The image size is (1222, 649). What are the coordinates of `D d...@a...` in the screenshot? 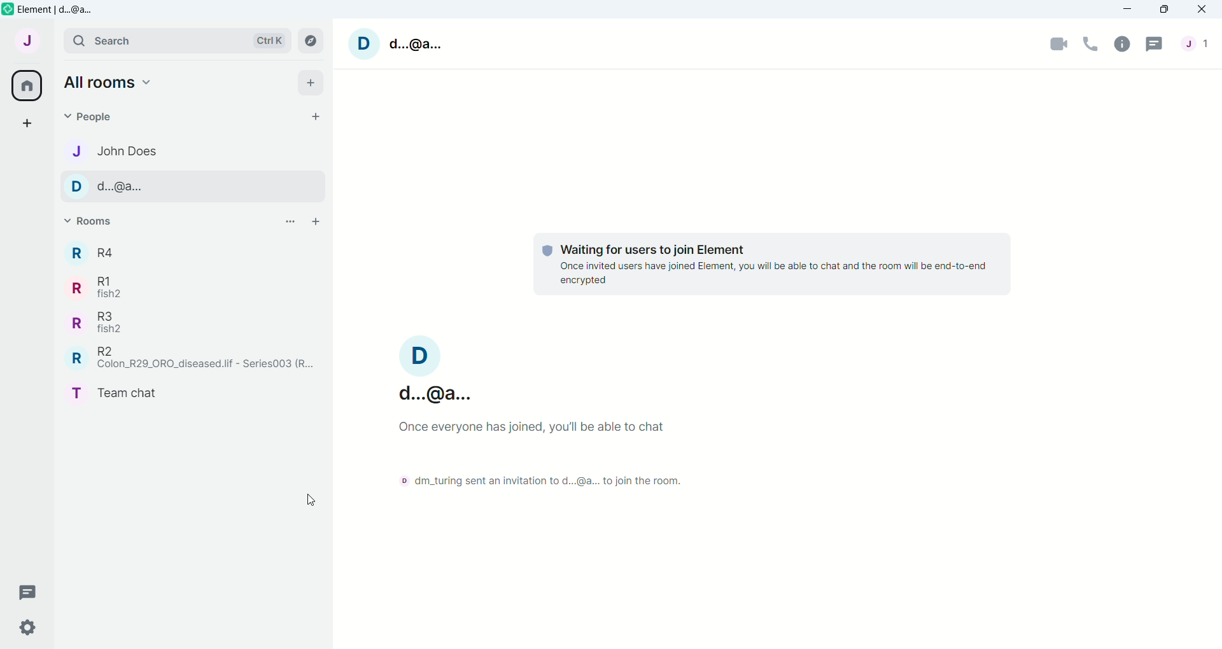 It's located at (123, 187).